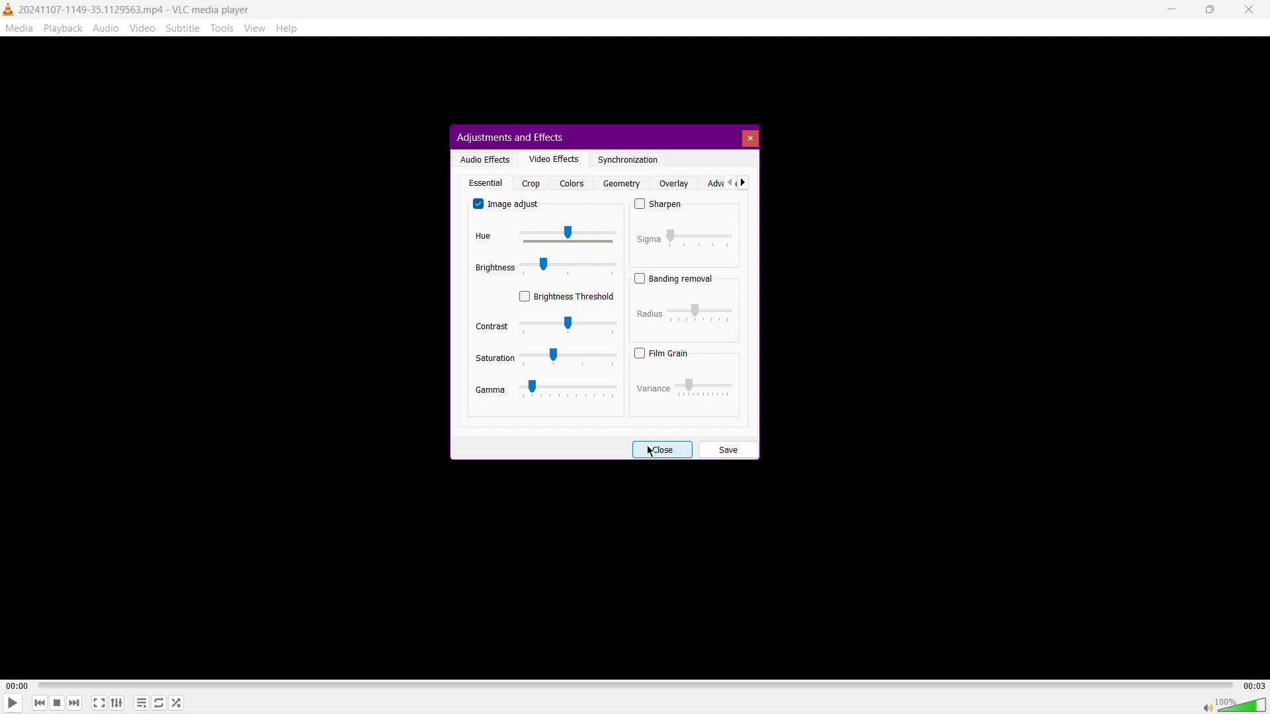  Describe the element at coordinates (56, 704) in the screenshot. I see `Stop` at that location.